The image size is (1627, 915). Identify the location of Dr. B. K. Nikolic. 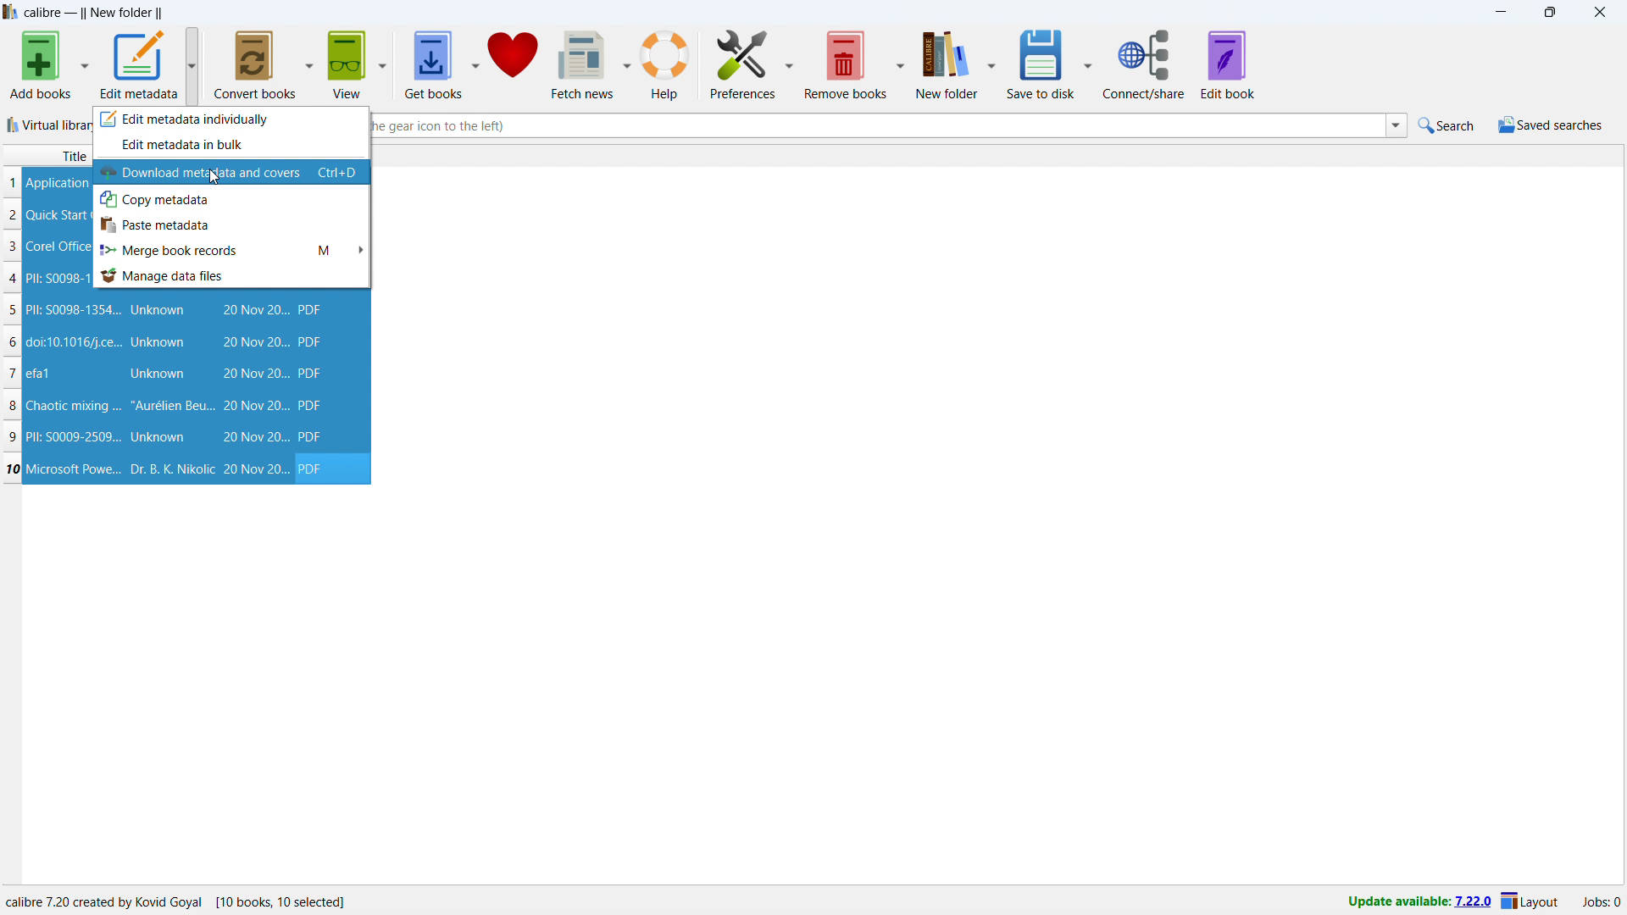
(170, 469).